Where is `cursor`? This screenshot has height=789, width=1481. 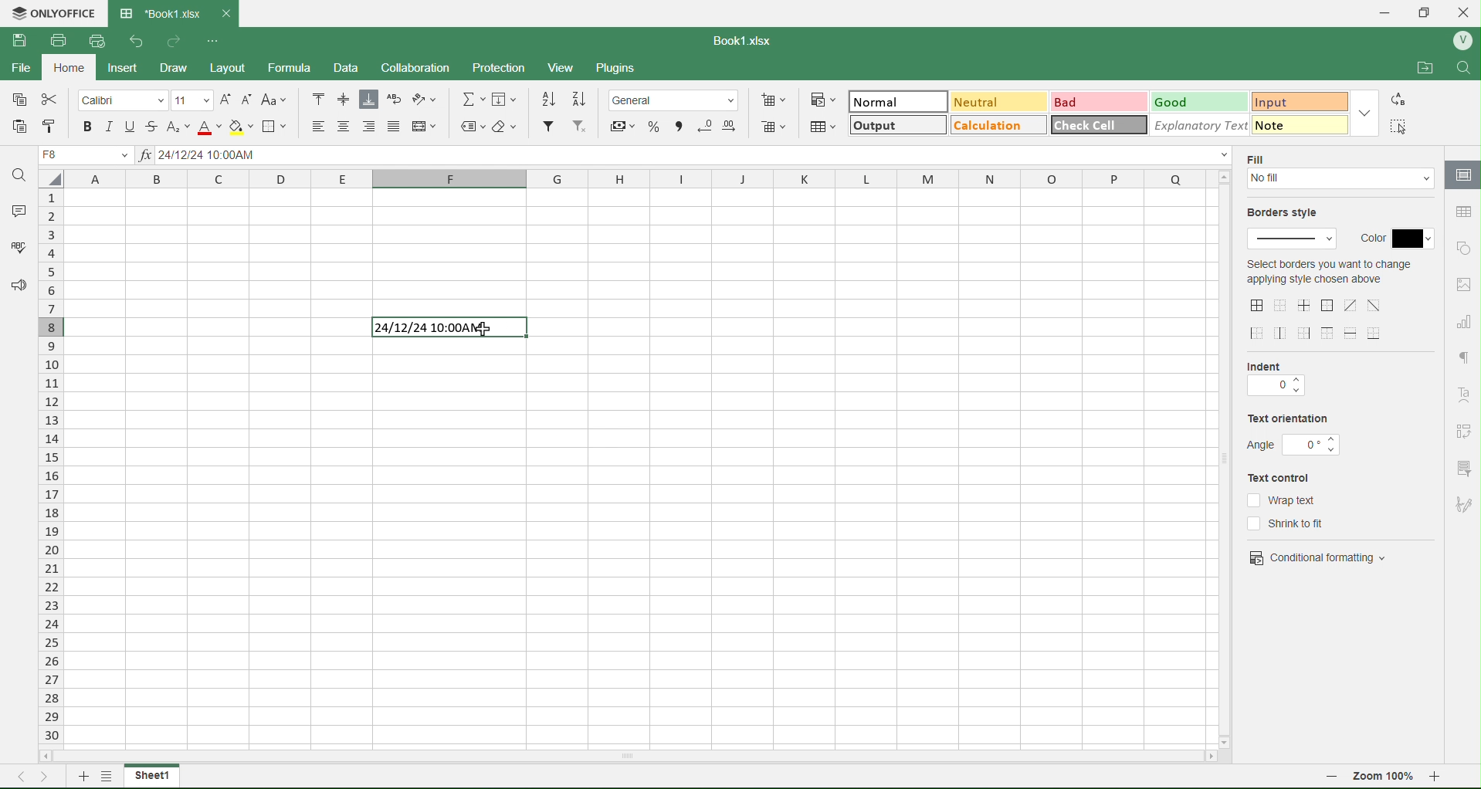
cursor is located at coordinates (484, 327).